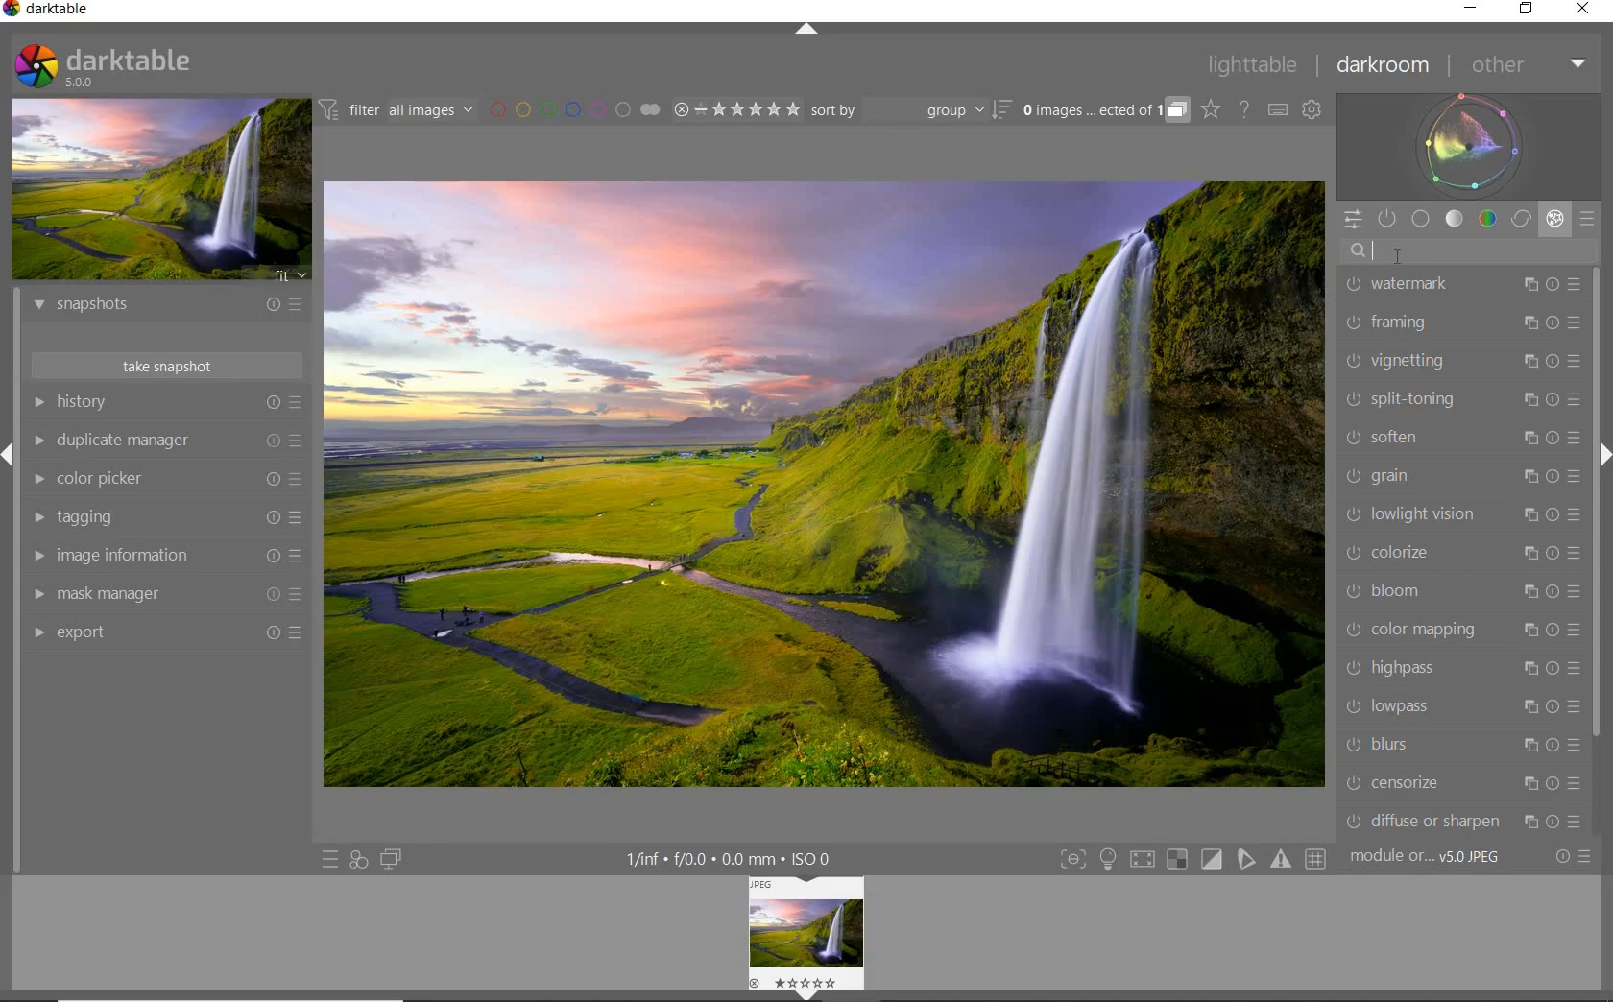  What do you see at coordinates (1589, 222) in the screenshot?
I see `preset` at bounding box center [1589, 222].